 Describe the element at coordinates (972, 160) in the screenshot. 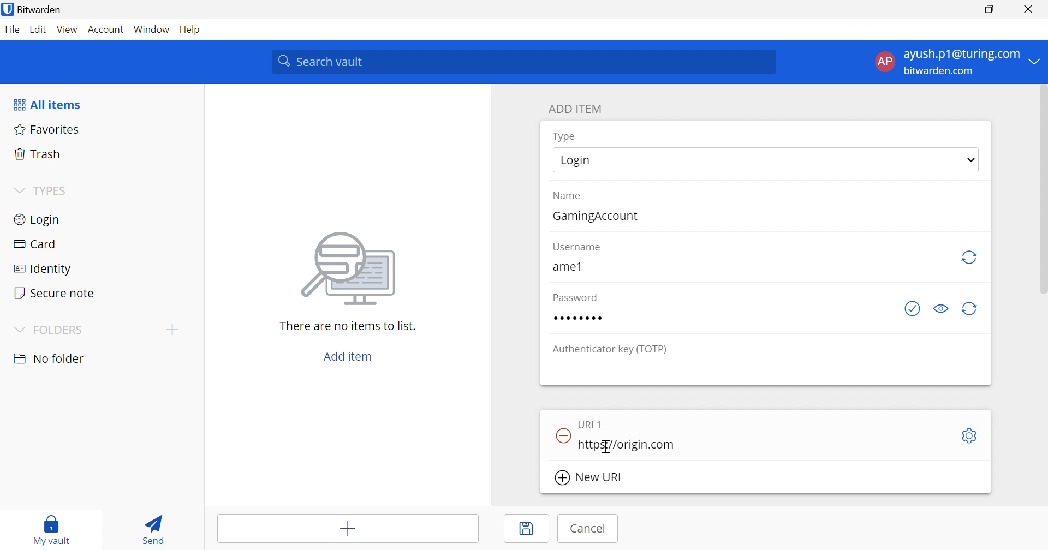

I see `Drop Down` at that location.